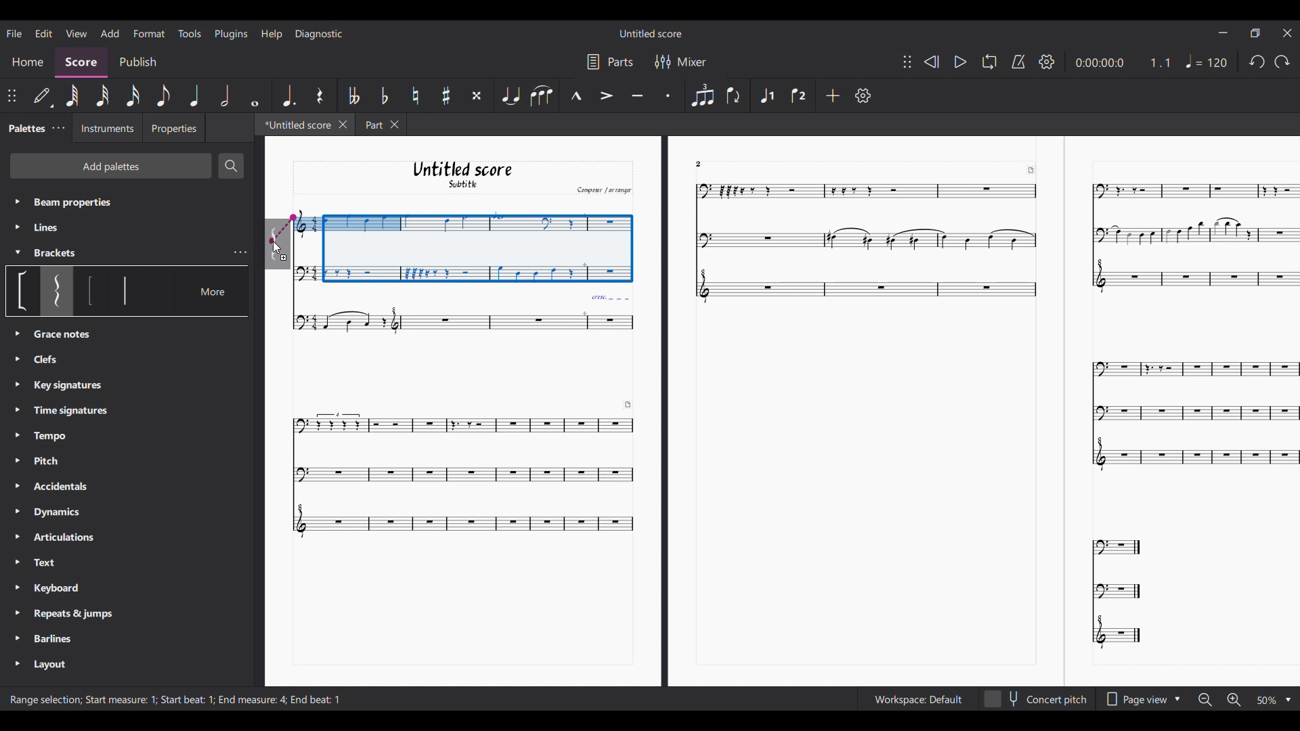 The image size is (1300, 731). Describe the element at coordinates (1288, 32) in the screenshot. I see `Close ` at that location.